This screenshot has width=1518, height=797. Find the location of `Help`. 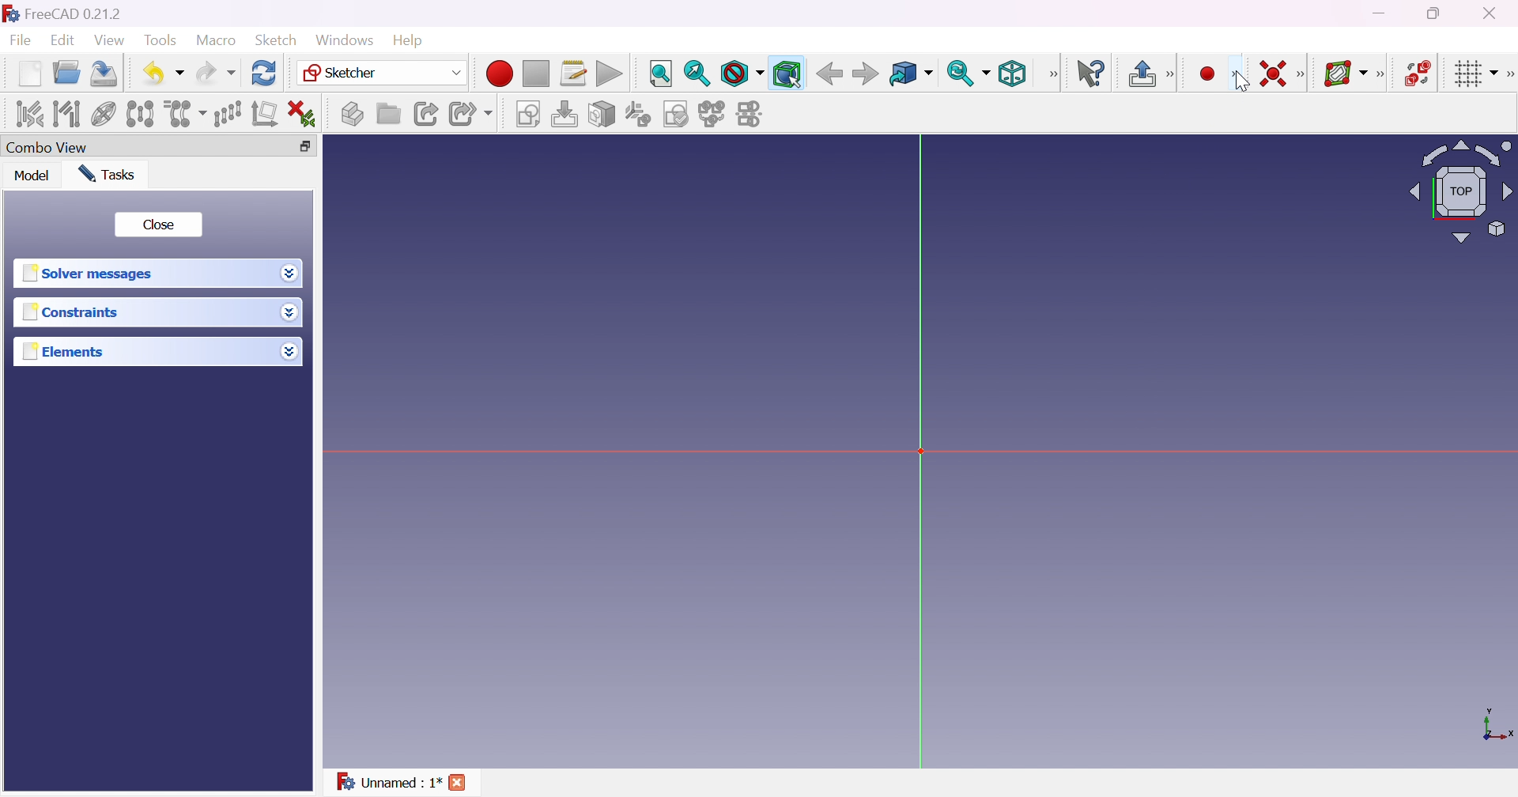

Help is located at coordinates (410, 41).